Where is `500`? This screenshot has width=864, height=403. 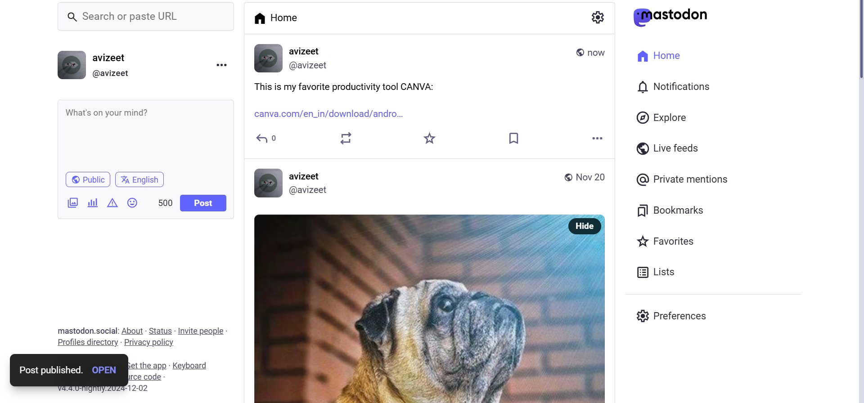
500 is located at coordinates (165, 202).